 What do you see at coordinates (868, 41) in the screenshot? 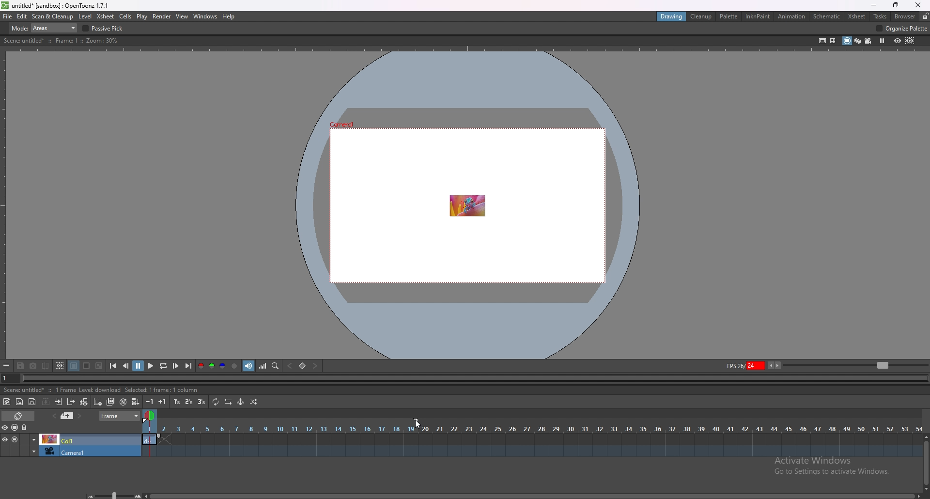
I see `camera view` at bounding box center [868, 41].